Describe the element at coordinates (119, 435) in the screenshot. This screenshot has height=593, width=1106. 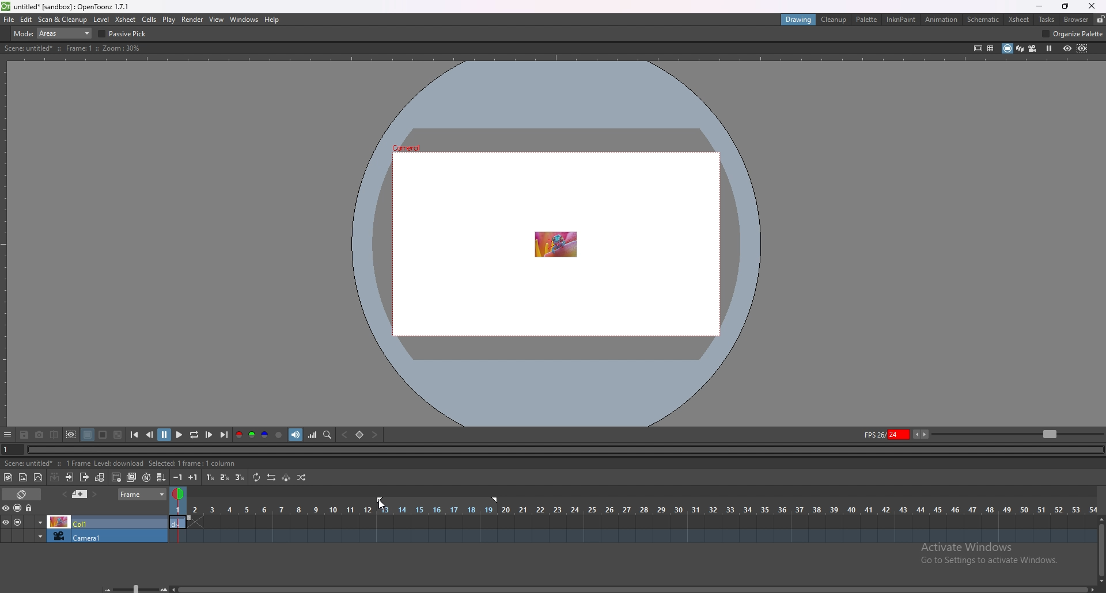
I see `checkered background` at that location.